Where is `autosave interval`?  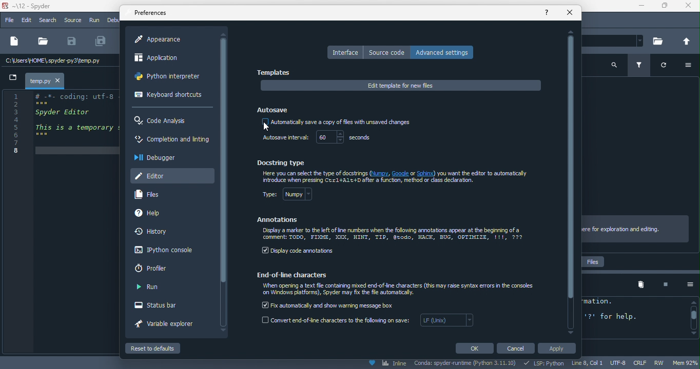 autosave interval is located at coordinates (284, 138).